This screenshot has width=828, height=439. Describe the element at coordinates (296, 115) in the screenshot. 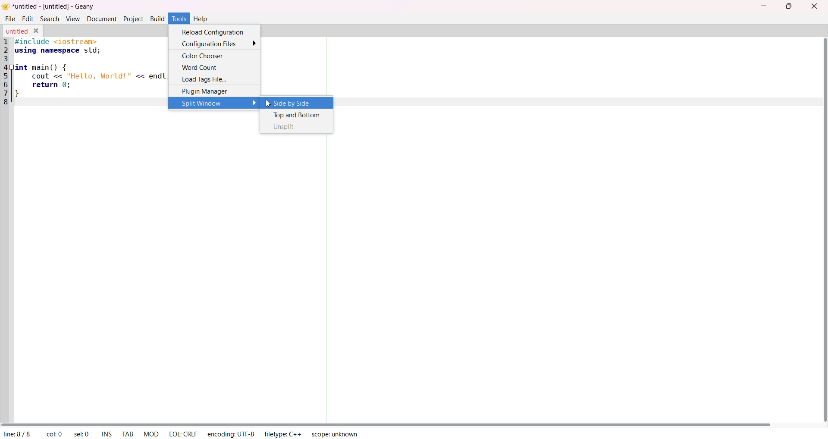

I see `Top and Bottom` at that location.